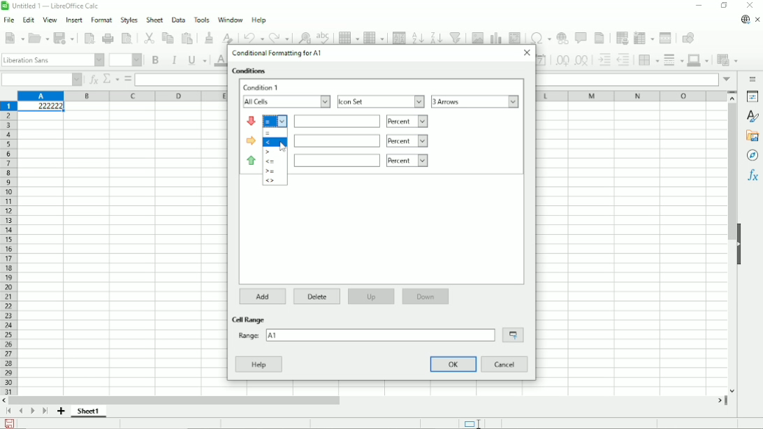  Describe the element at coordinates (61, 412) in the screenshot. I see `Add sheet` at that location.